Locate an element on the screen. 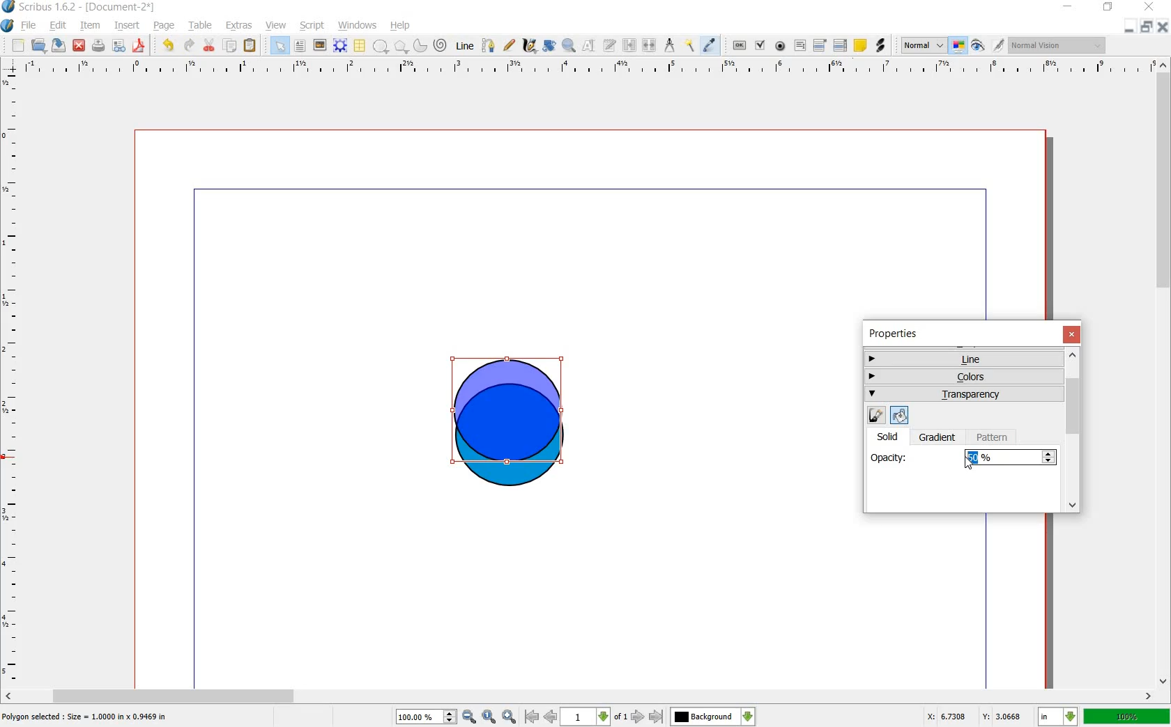 The image size is (1171, 727). line is located at coordinates (464, 47).